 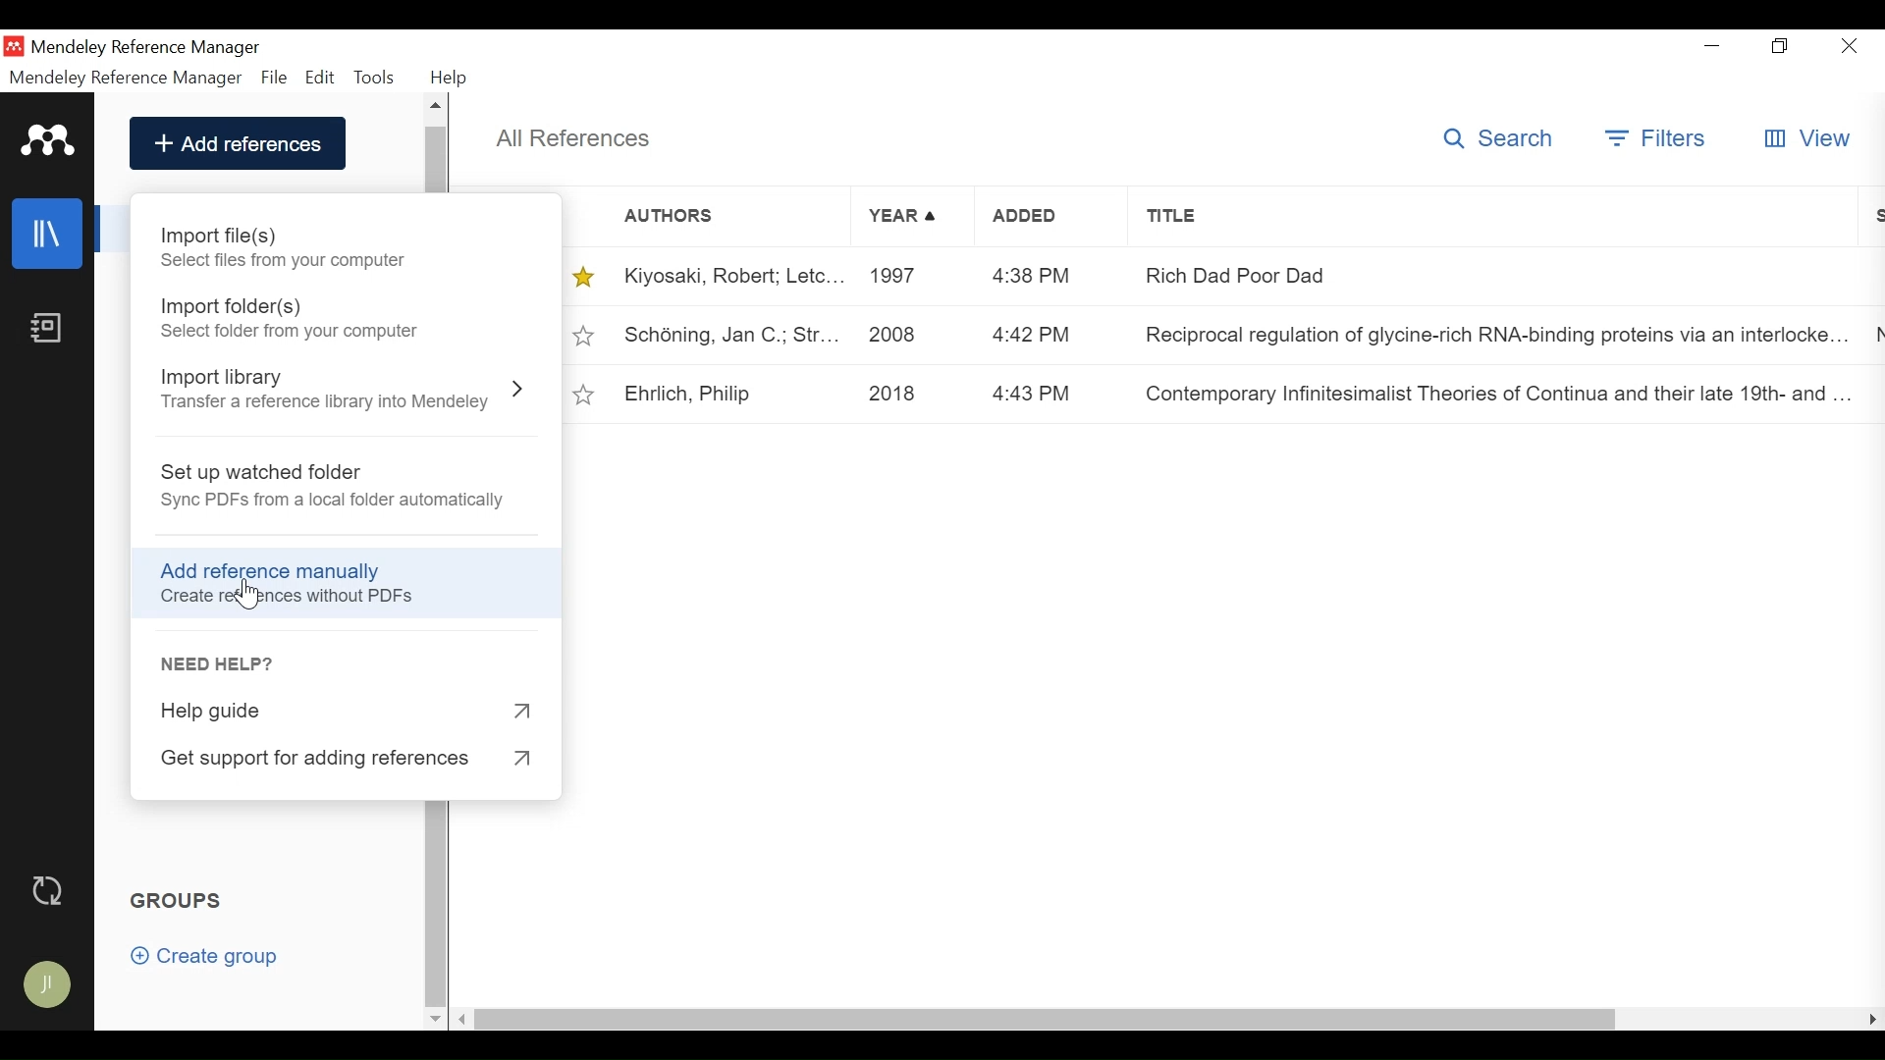 What do you see at coordinates (149, 47) in the screenshot?
I see `Mendeley Reference Manager` at bounding box center [149, 47].